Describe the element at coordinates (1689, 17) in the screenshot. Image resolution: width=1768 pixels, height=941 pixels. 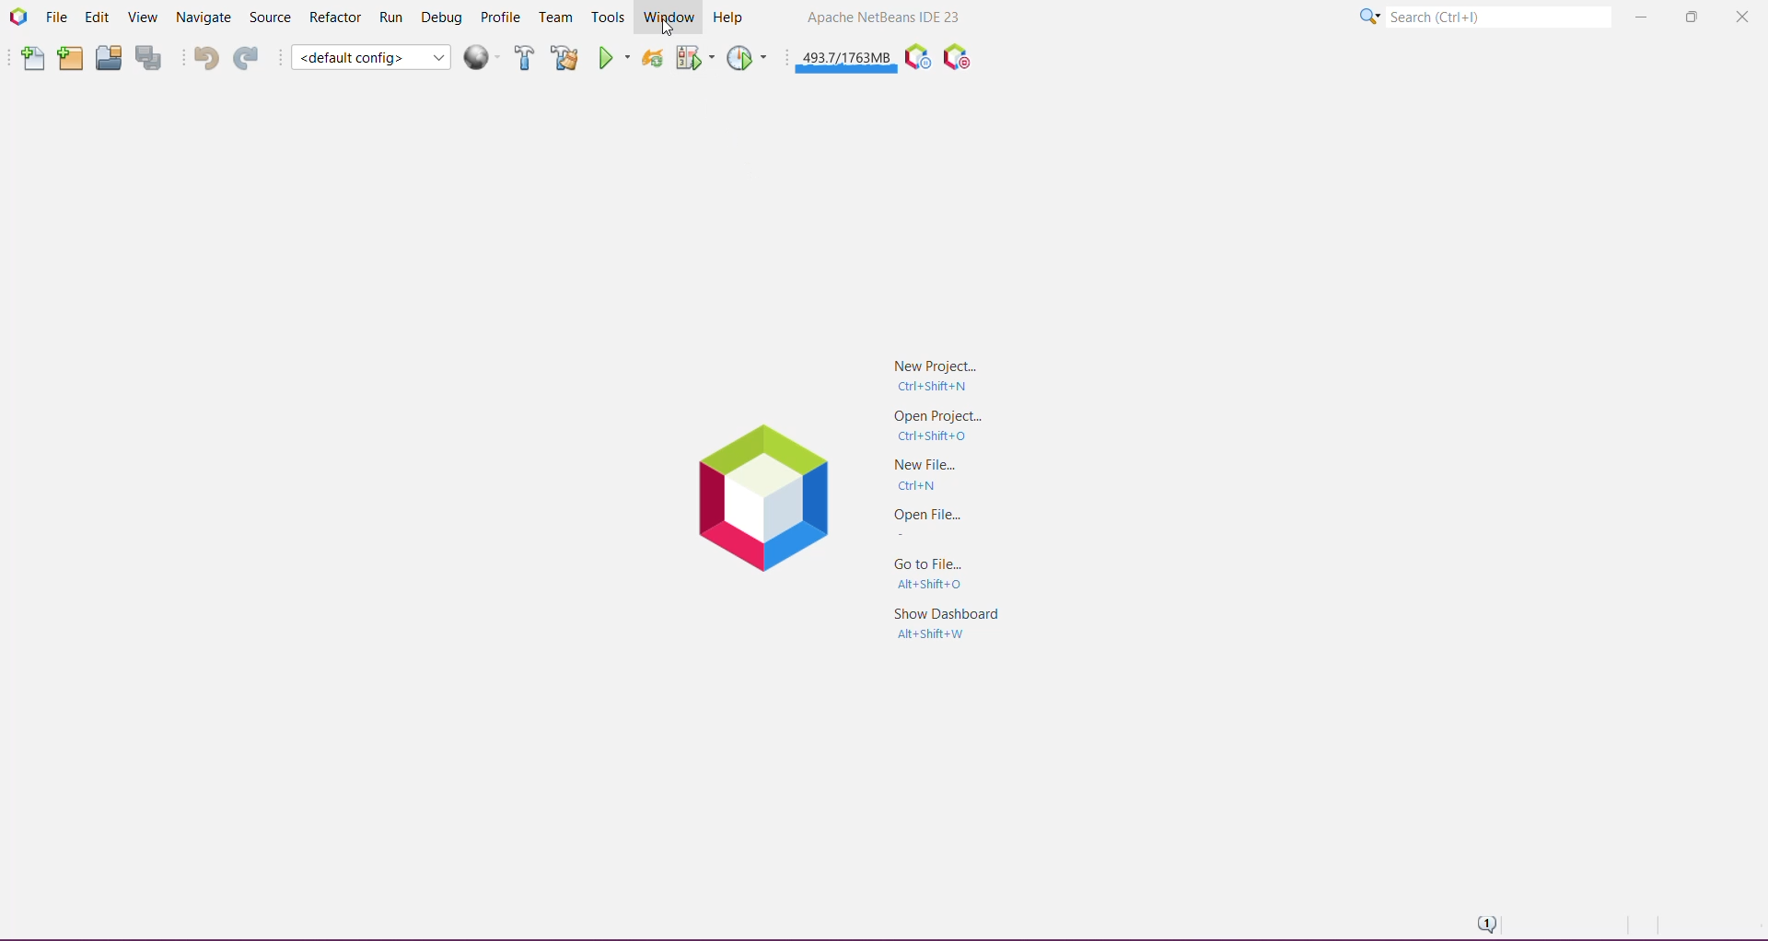
I see `Restore Down` at that location.